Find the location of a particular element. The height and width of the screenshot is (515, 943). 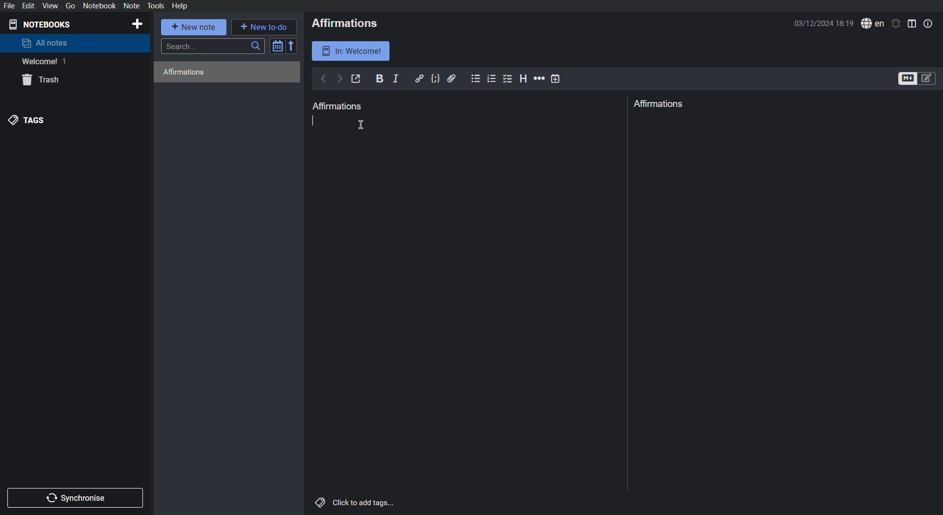

Go is located at coordinates (69, 6).